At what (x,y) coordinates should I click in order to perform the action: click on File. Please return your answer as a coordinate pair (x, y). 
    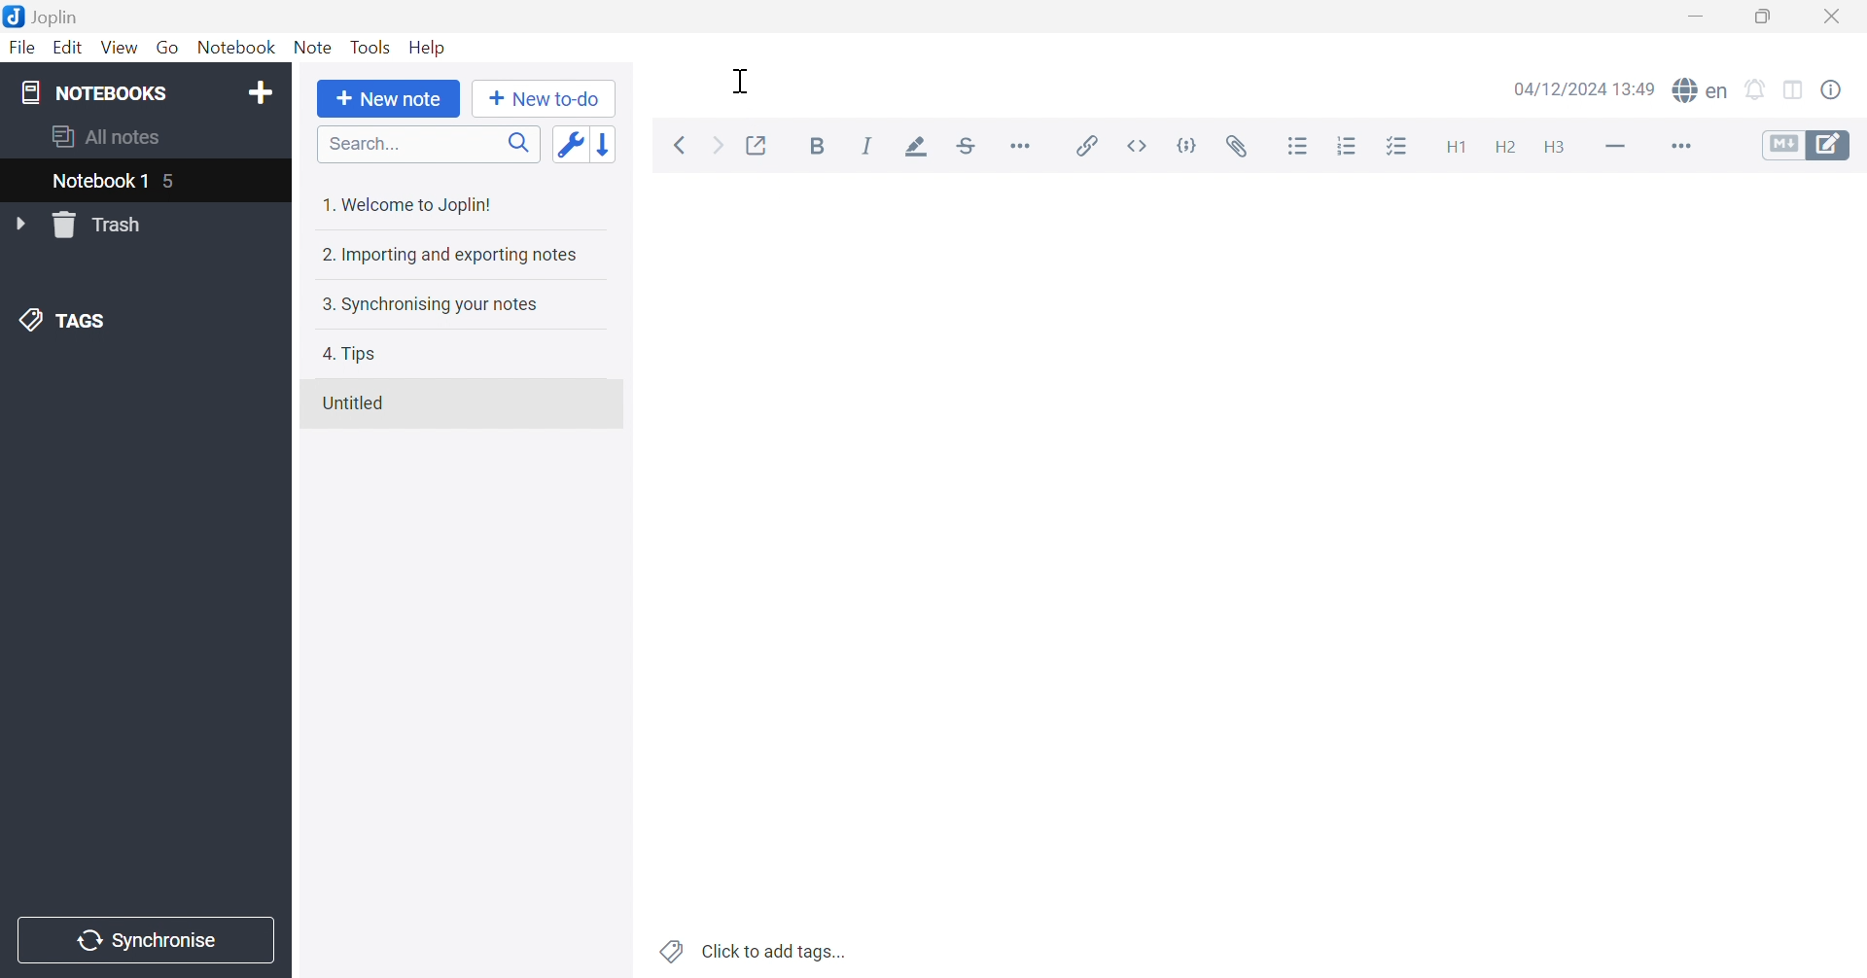
    Looking at the image, I should click on (22, 50).